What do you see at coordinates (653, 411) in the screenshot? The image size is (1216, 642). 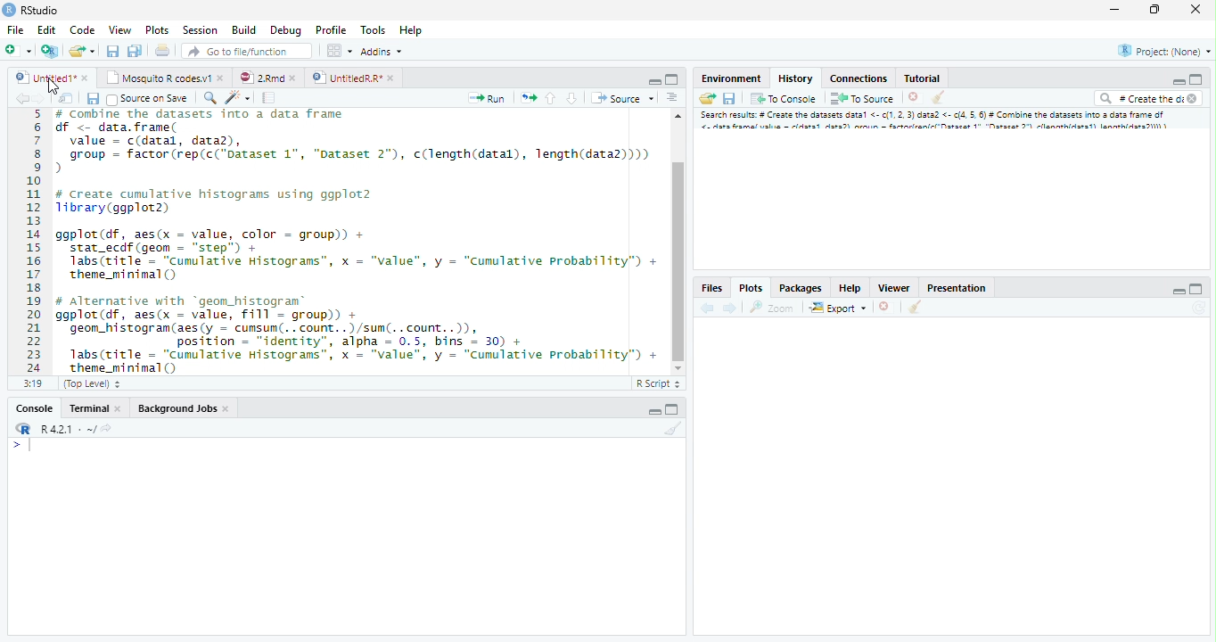 I see `Minimize` at bounding box center [653, 411].